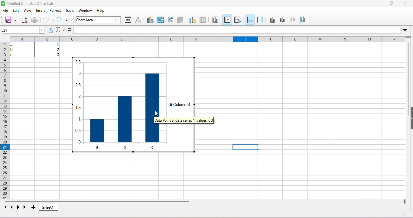  What do you see at coordinates (153, 147) in the screenshot?
I see `c` at bounding box center [153, 147].